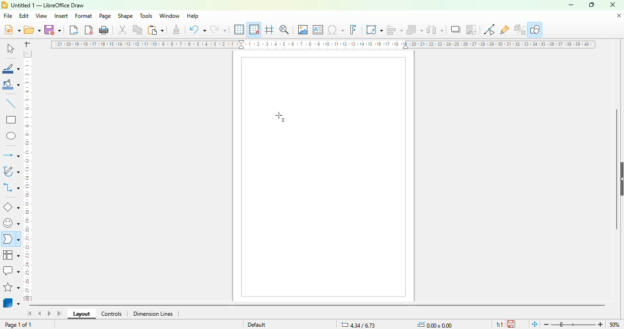  Describe the element at coordinates (11, 223) in the screenshot. I see `symbol shapes` at that location.